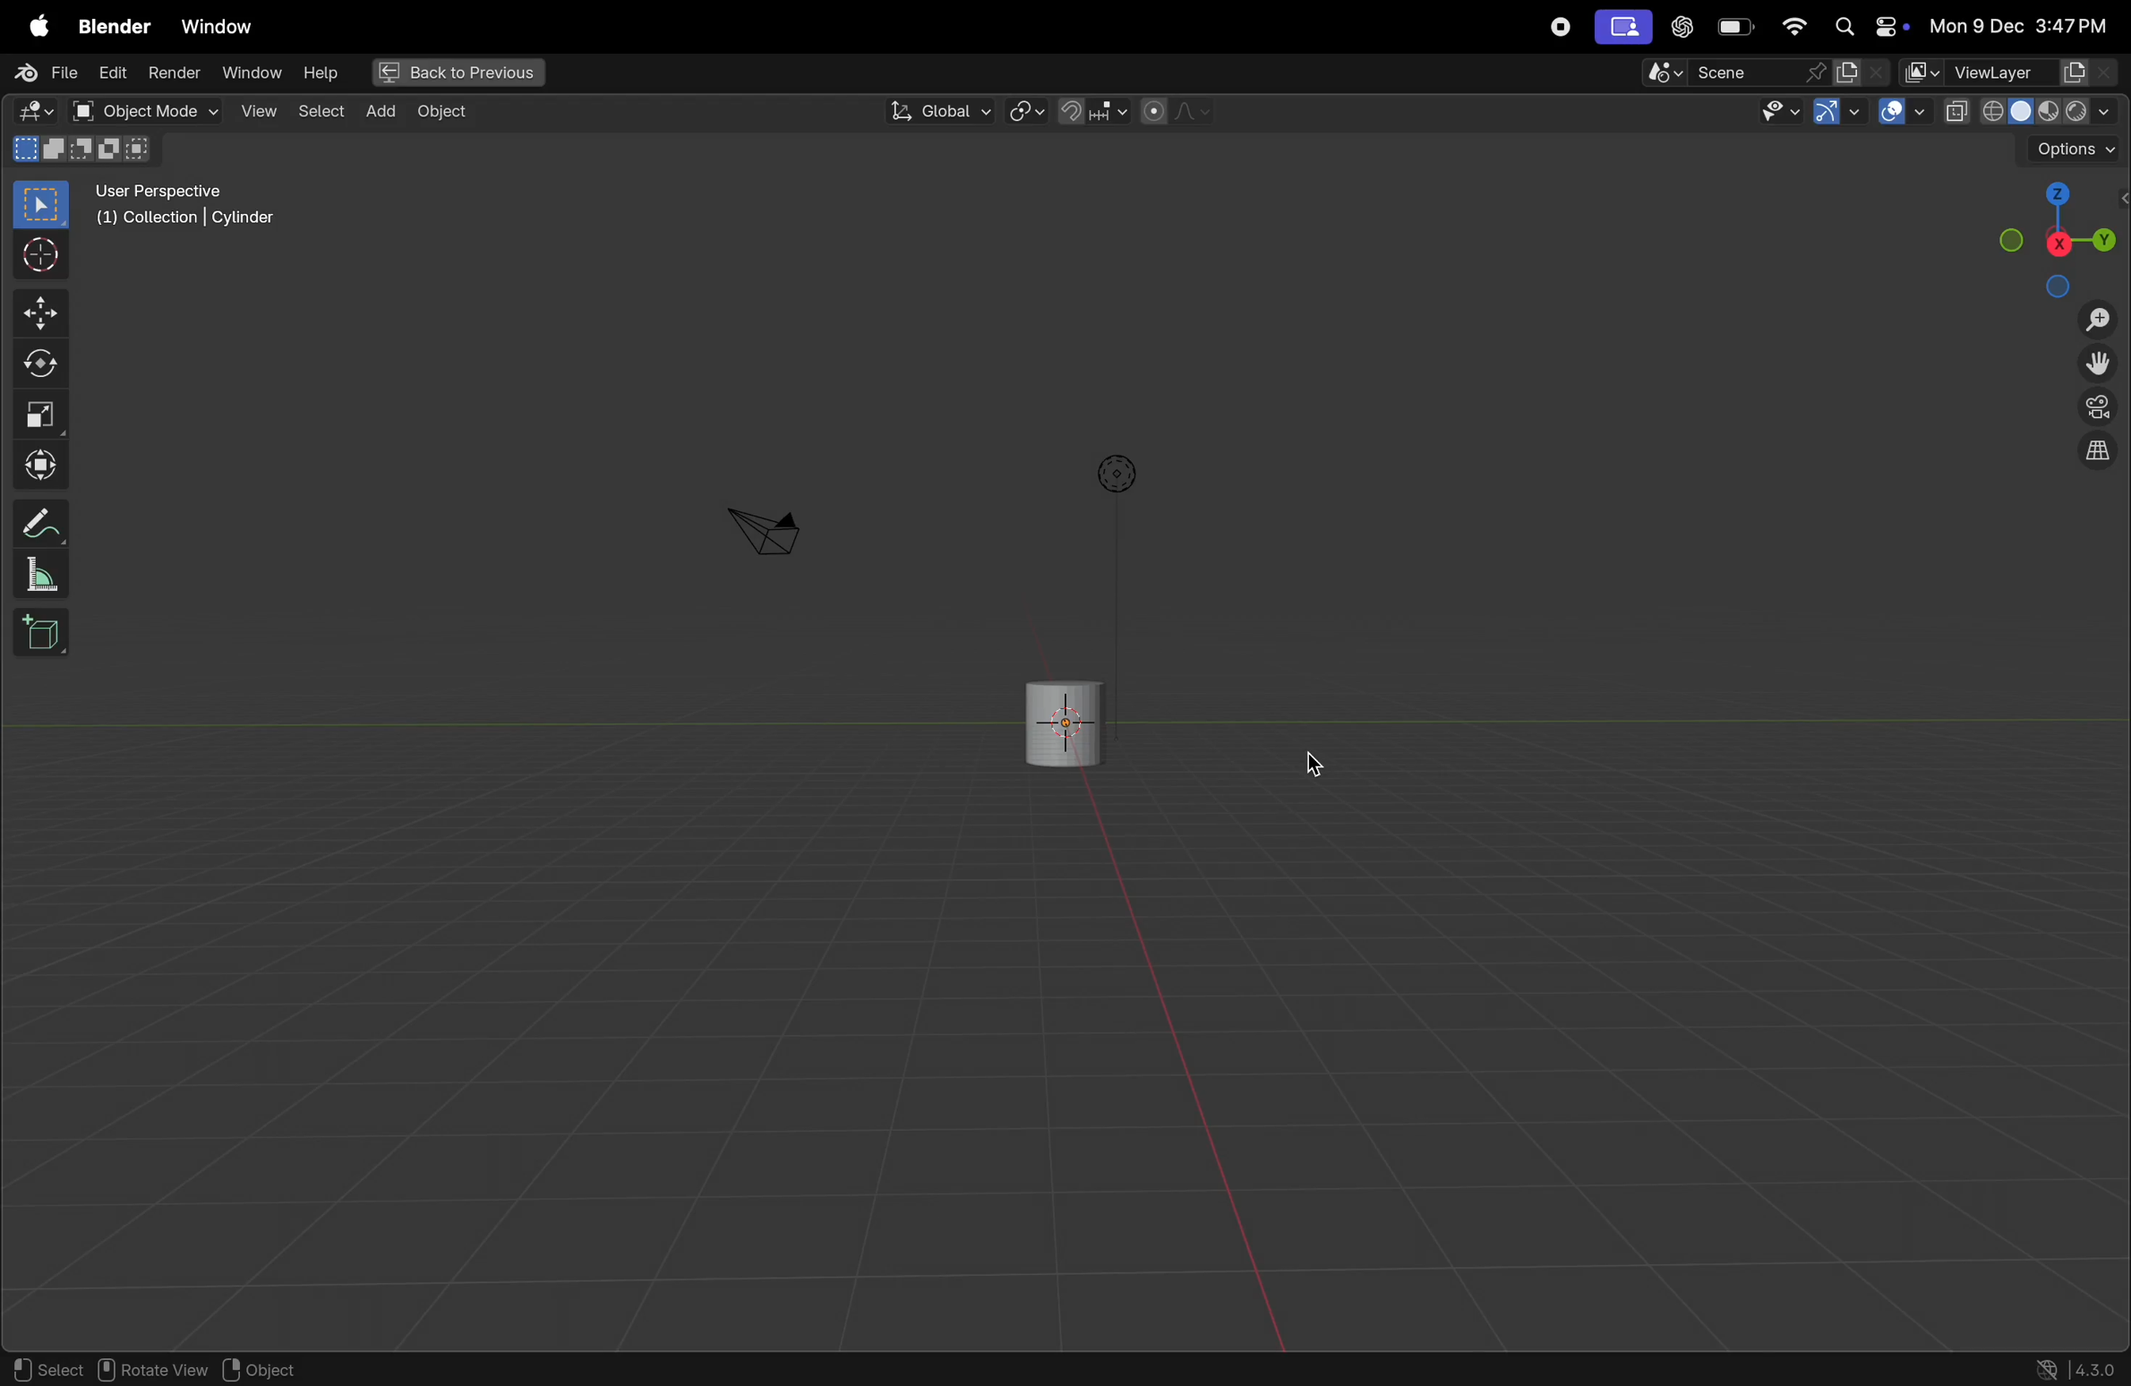  Describe the element at coordinates (2070, 149) in the screenshot. I see `options` at that location.